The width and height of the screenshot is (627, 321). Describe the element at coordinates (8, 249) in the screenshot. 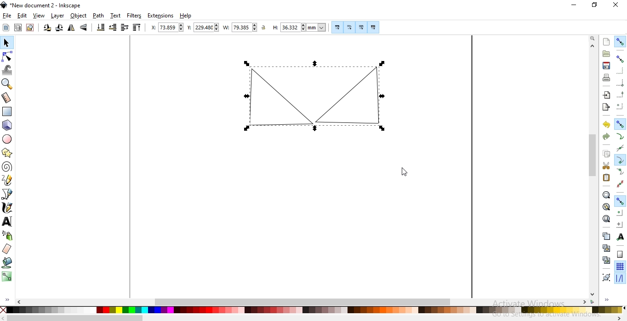

I see `erase existing paths` at that location.